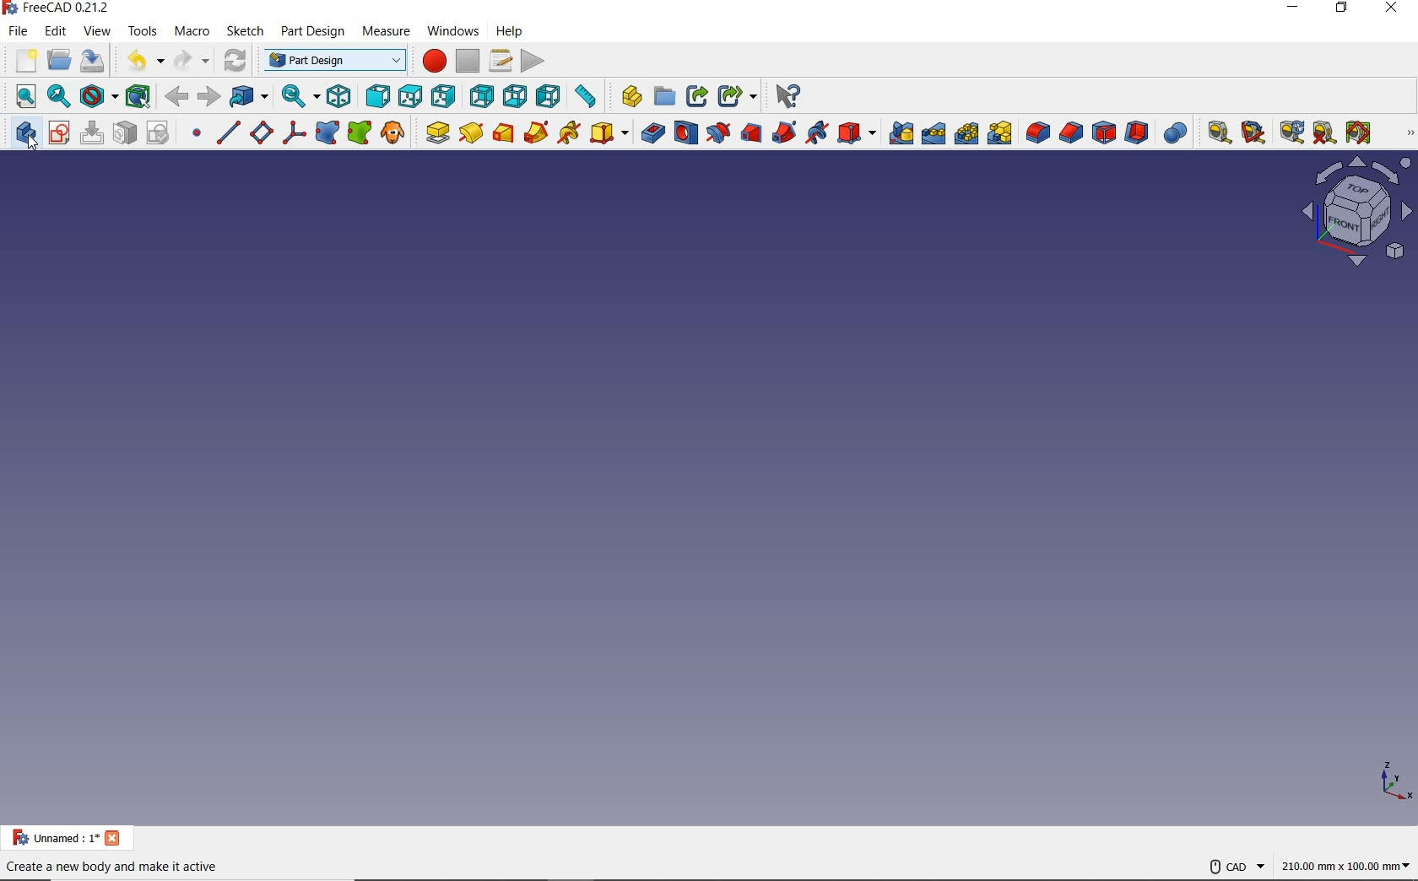 The height and width of the screenshot is (881, 1418). What do you see at coordinates (330, 60) in the screenshot?
I see `part design` at bounding box center [330, 60].